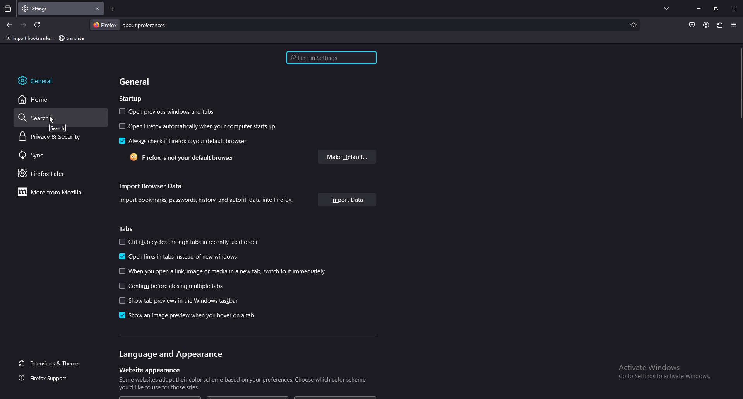 The image size is (743, 399). Describe the element at coordinates (348, 157) in the screenshot. I see `make default` at that location.